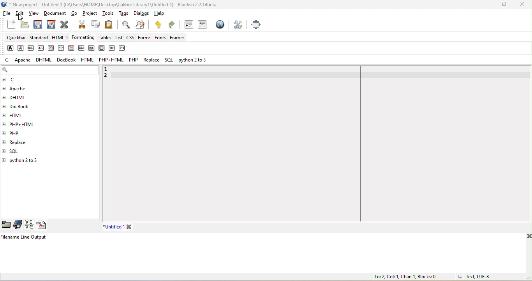 This screenshot has width=532, height=281. I want to click on help, so click(158, 14).